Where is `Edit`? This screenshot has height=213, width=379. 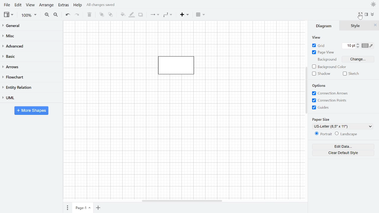 Edit is located at coordinates (19, 5).